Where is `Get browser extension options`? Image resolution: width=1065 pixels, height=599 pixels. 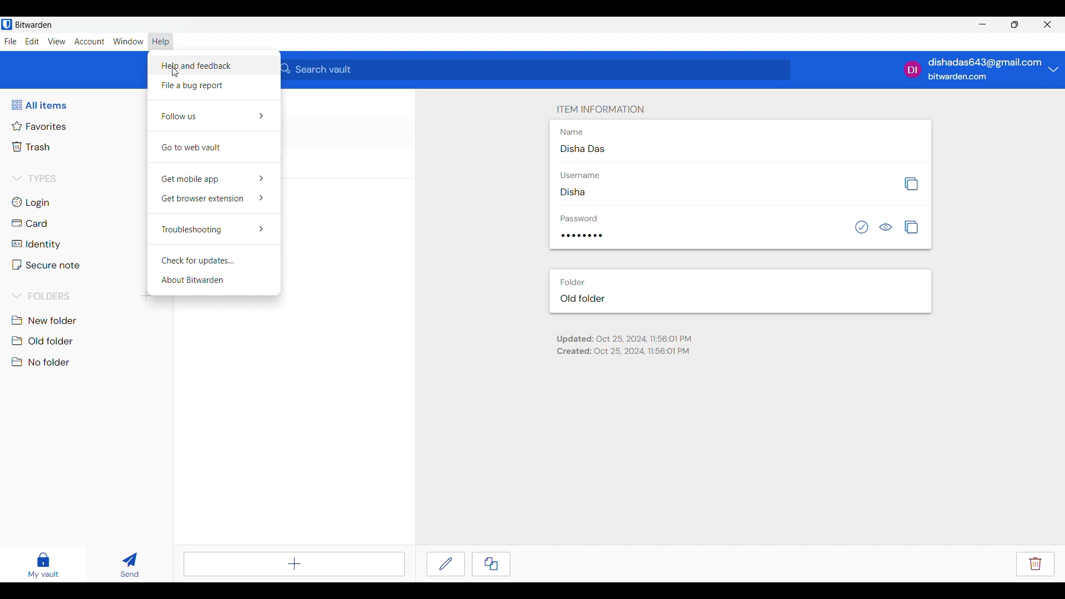 Get browser extension options is located at coordinates (214, 199).